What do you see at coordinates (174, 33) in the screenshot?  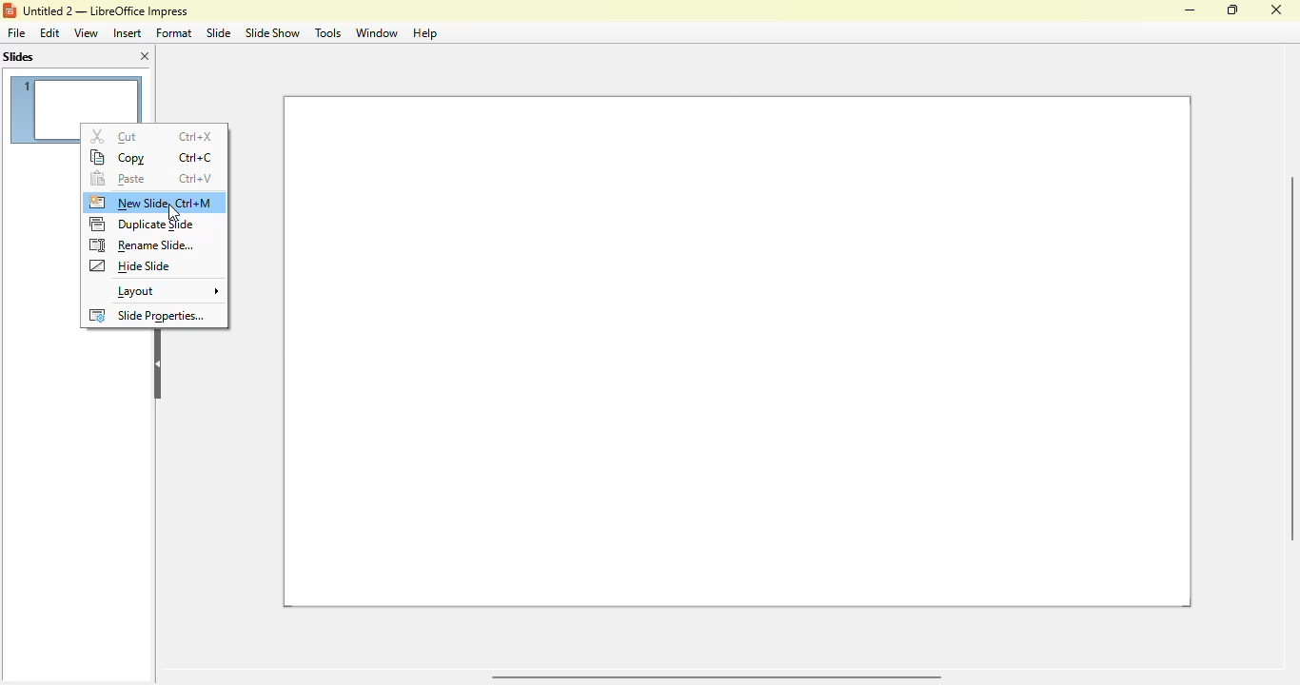 I see `format` at bounding box center [174, 33].